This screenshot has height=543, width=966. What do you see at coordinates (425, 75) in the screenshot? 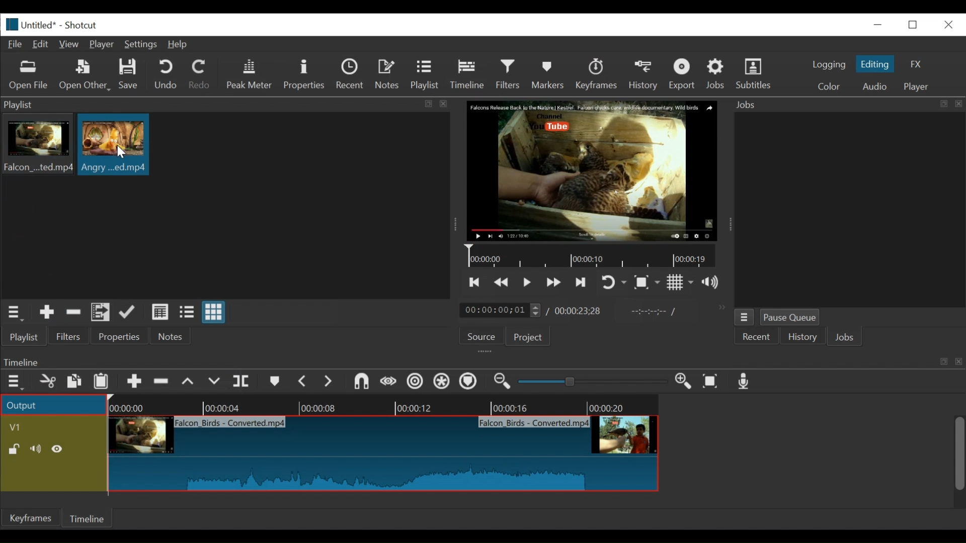
I see `Playlist` at bounding box center [425, 75].